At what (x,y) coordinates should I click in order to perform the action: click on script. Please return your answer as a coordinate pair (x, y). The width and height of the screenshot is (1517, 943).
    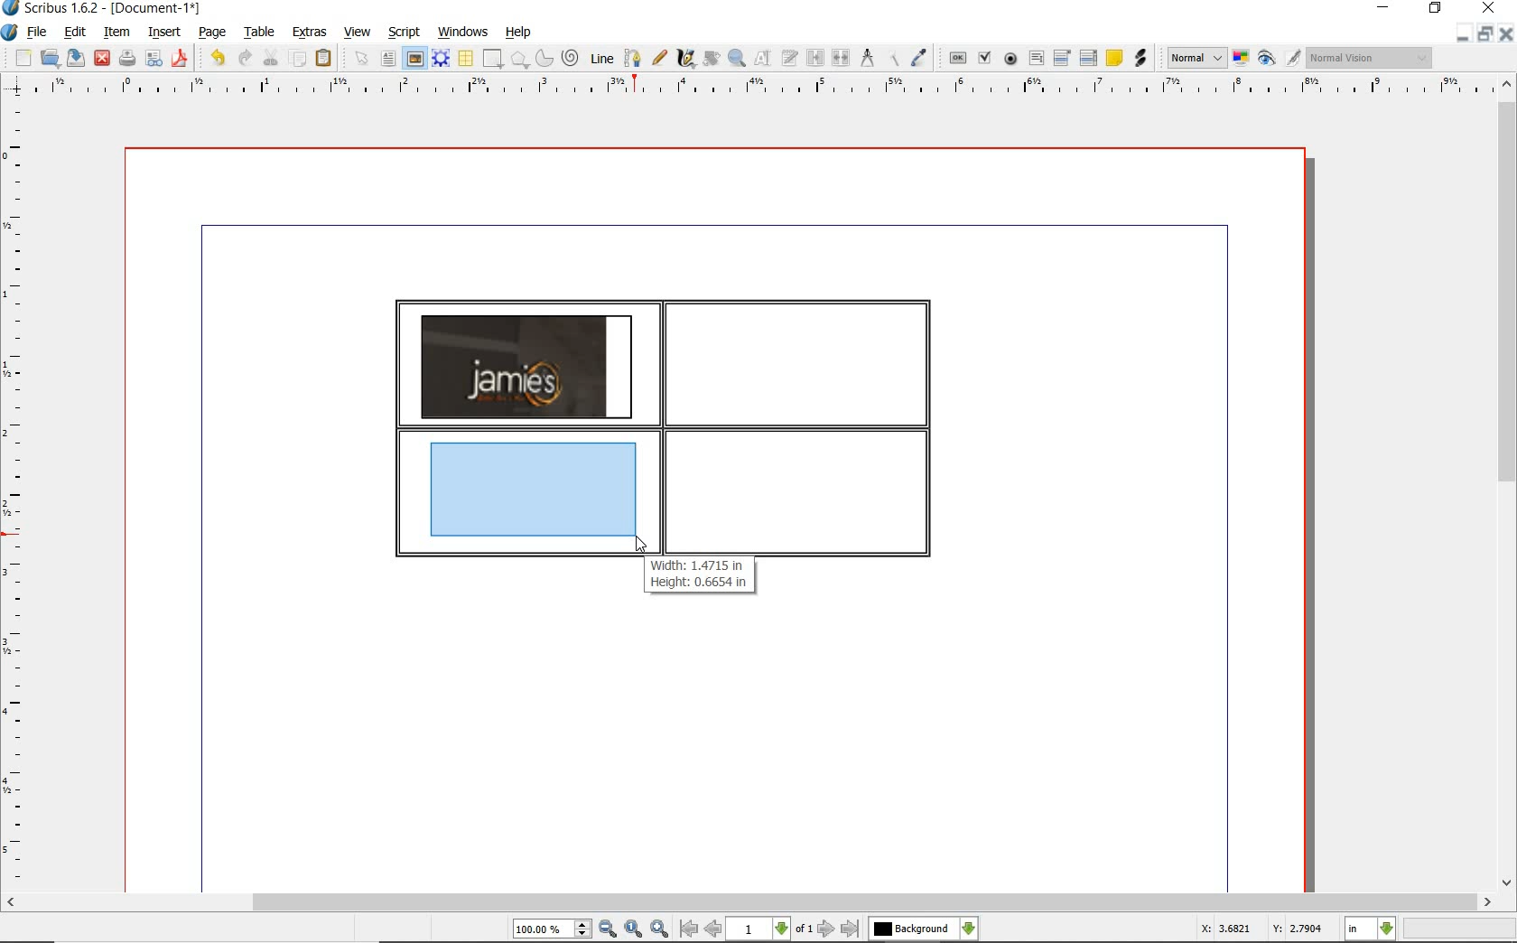
    Looking at the image, I should click on (405, 33).